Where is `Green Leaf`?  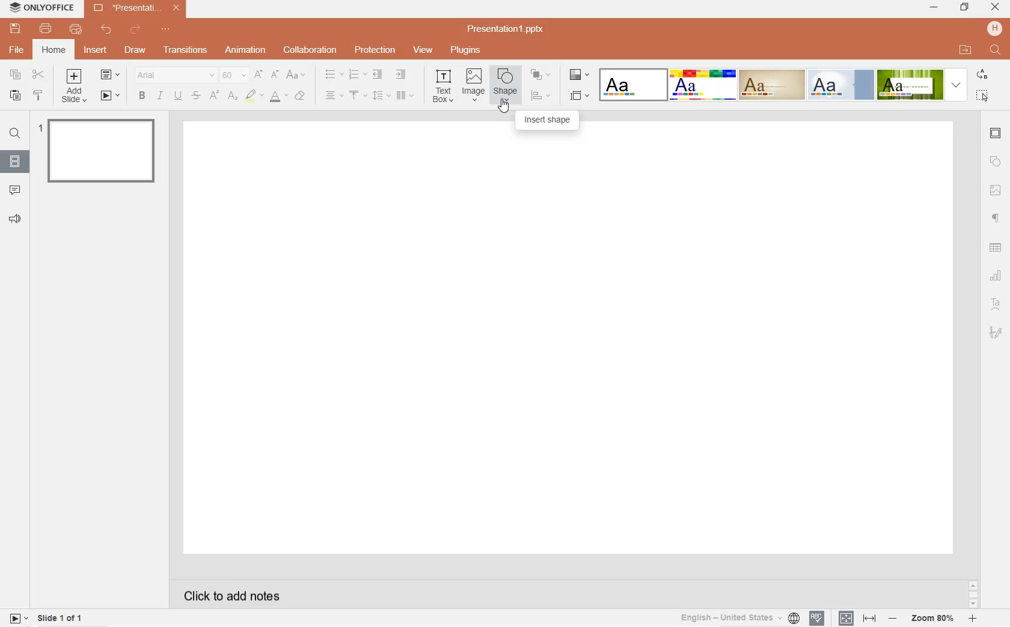 Green Leaf is located at coordinates (910, 84).